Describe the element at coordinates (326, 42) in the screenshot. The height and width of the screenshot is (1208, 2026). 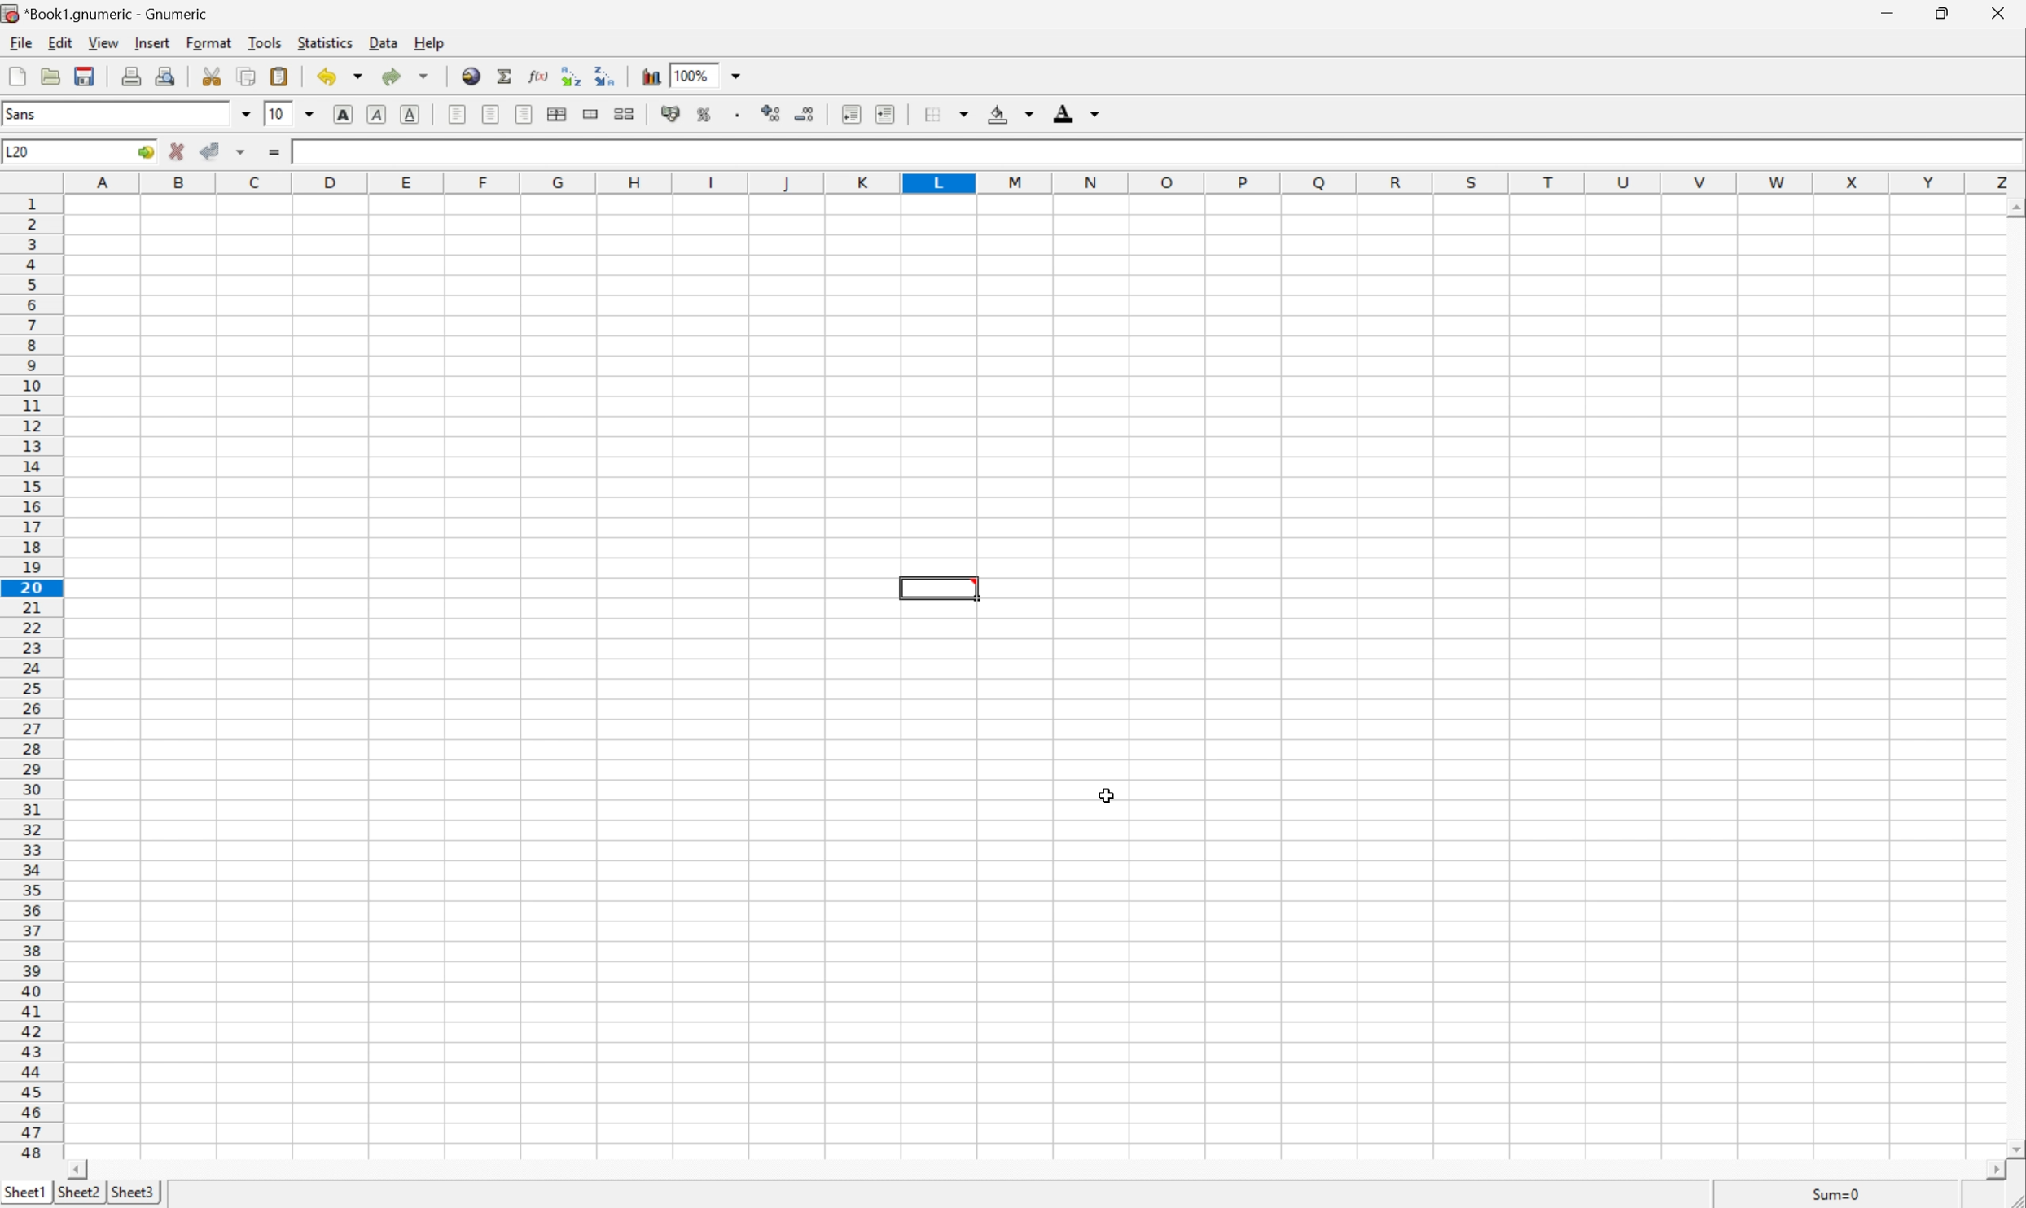
I see `Statistics` at that location.